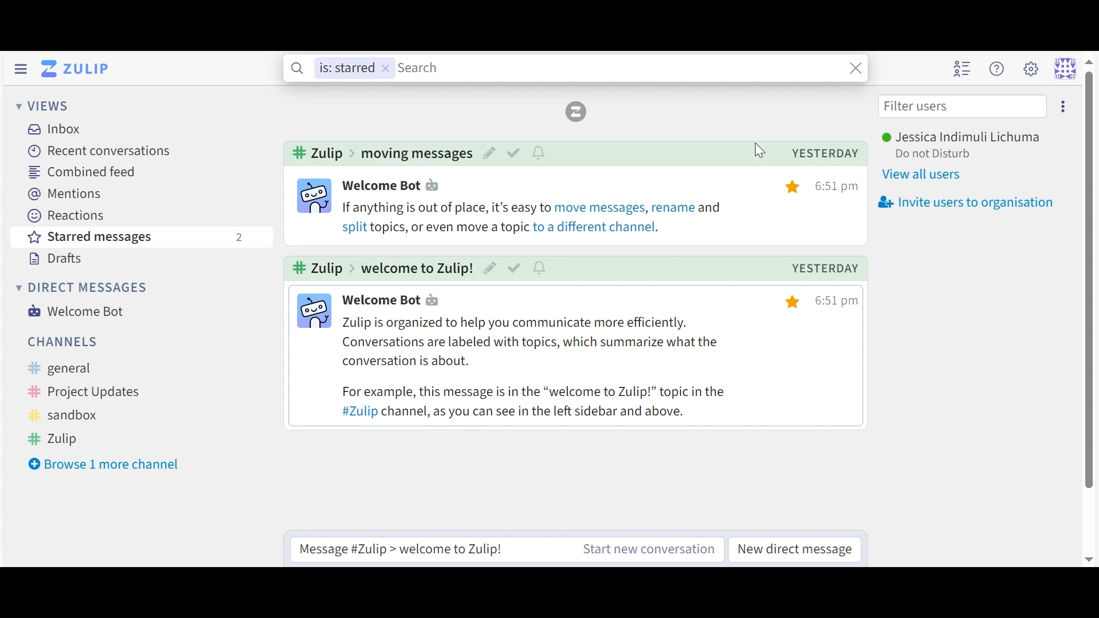  I want to click on Recent Conversations, so click(98, 150).